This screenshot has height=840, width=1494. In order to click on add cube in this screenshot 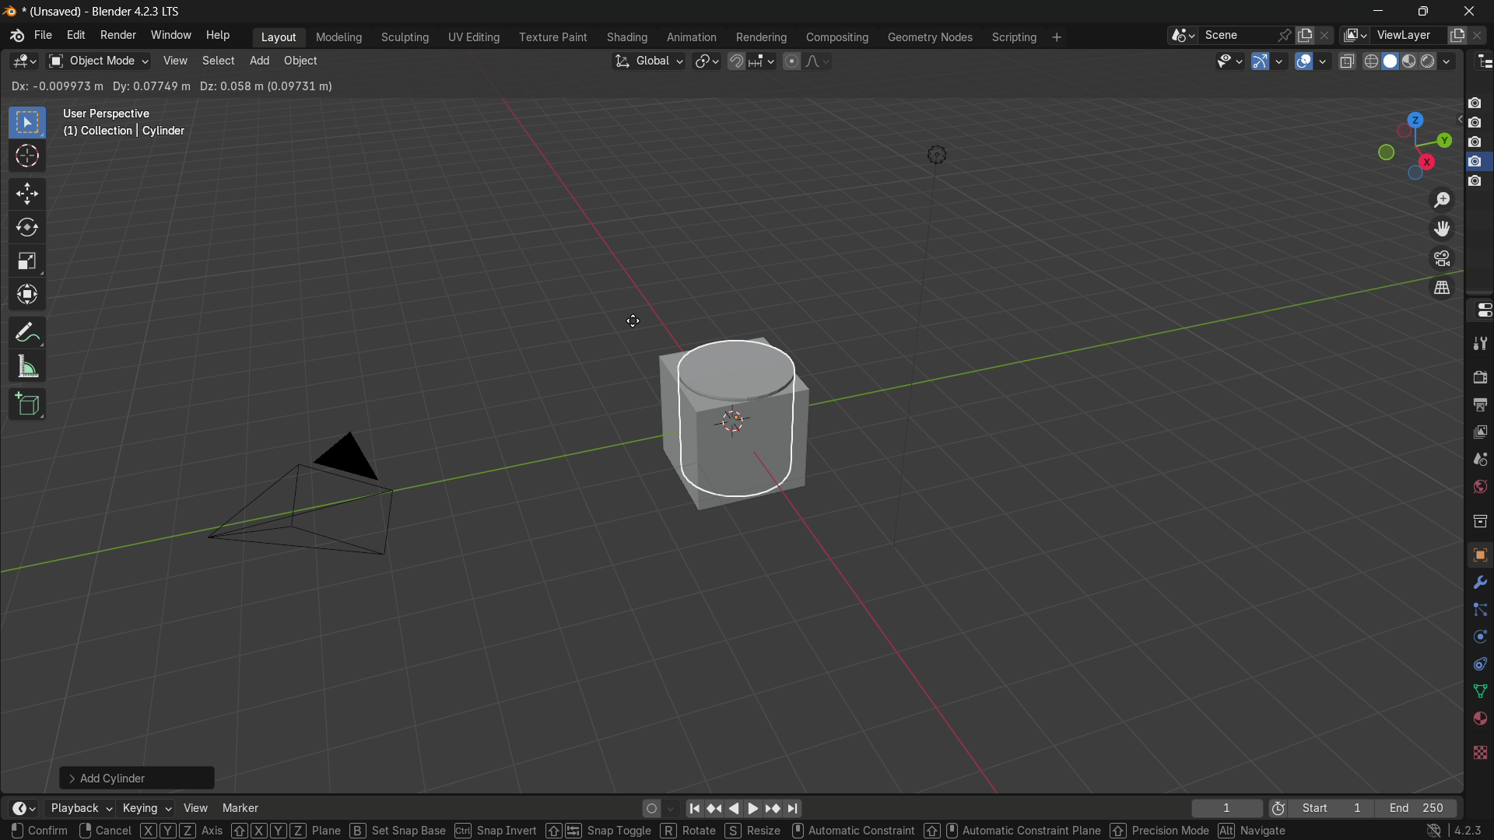, I will do `click(26, 405)`.